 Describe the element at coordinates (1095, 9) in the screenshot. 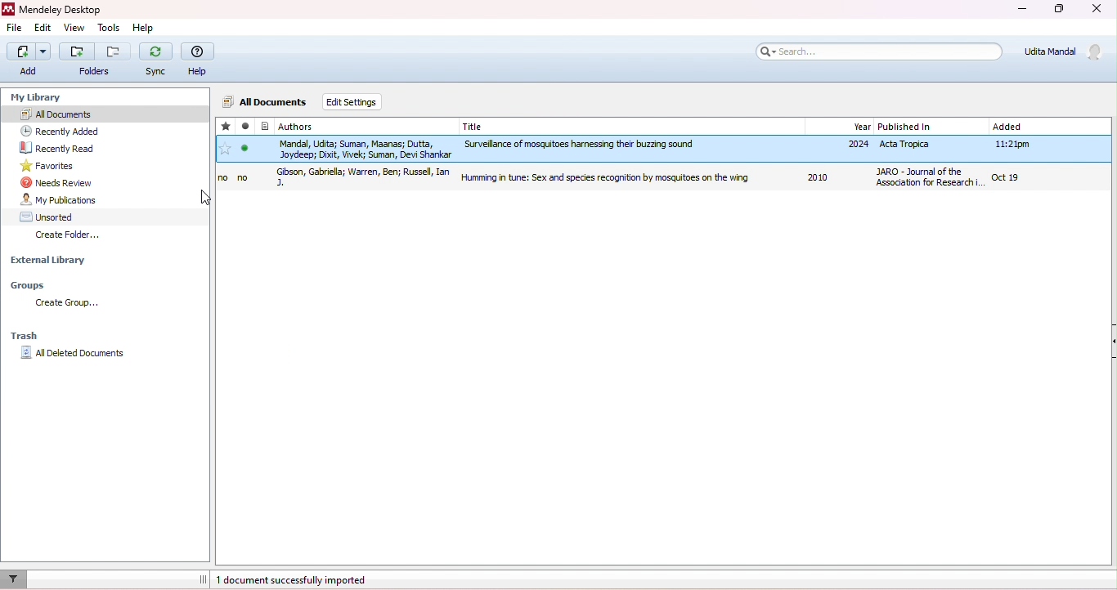

I see `close` at that location.